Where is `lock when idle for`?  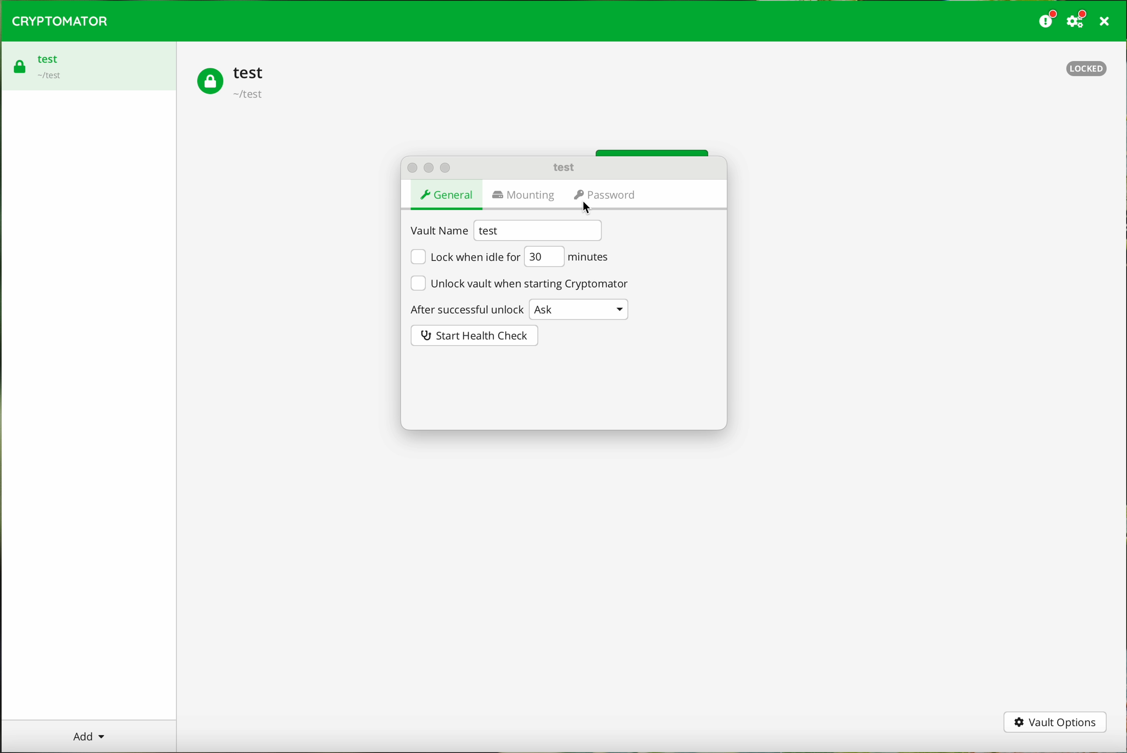
lock when idle for is located at coordinates (464, 256).